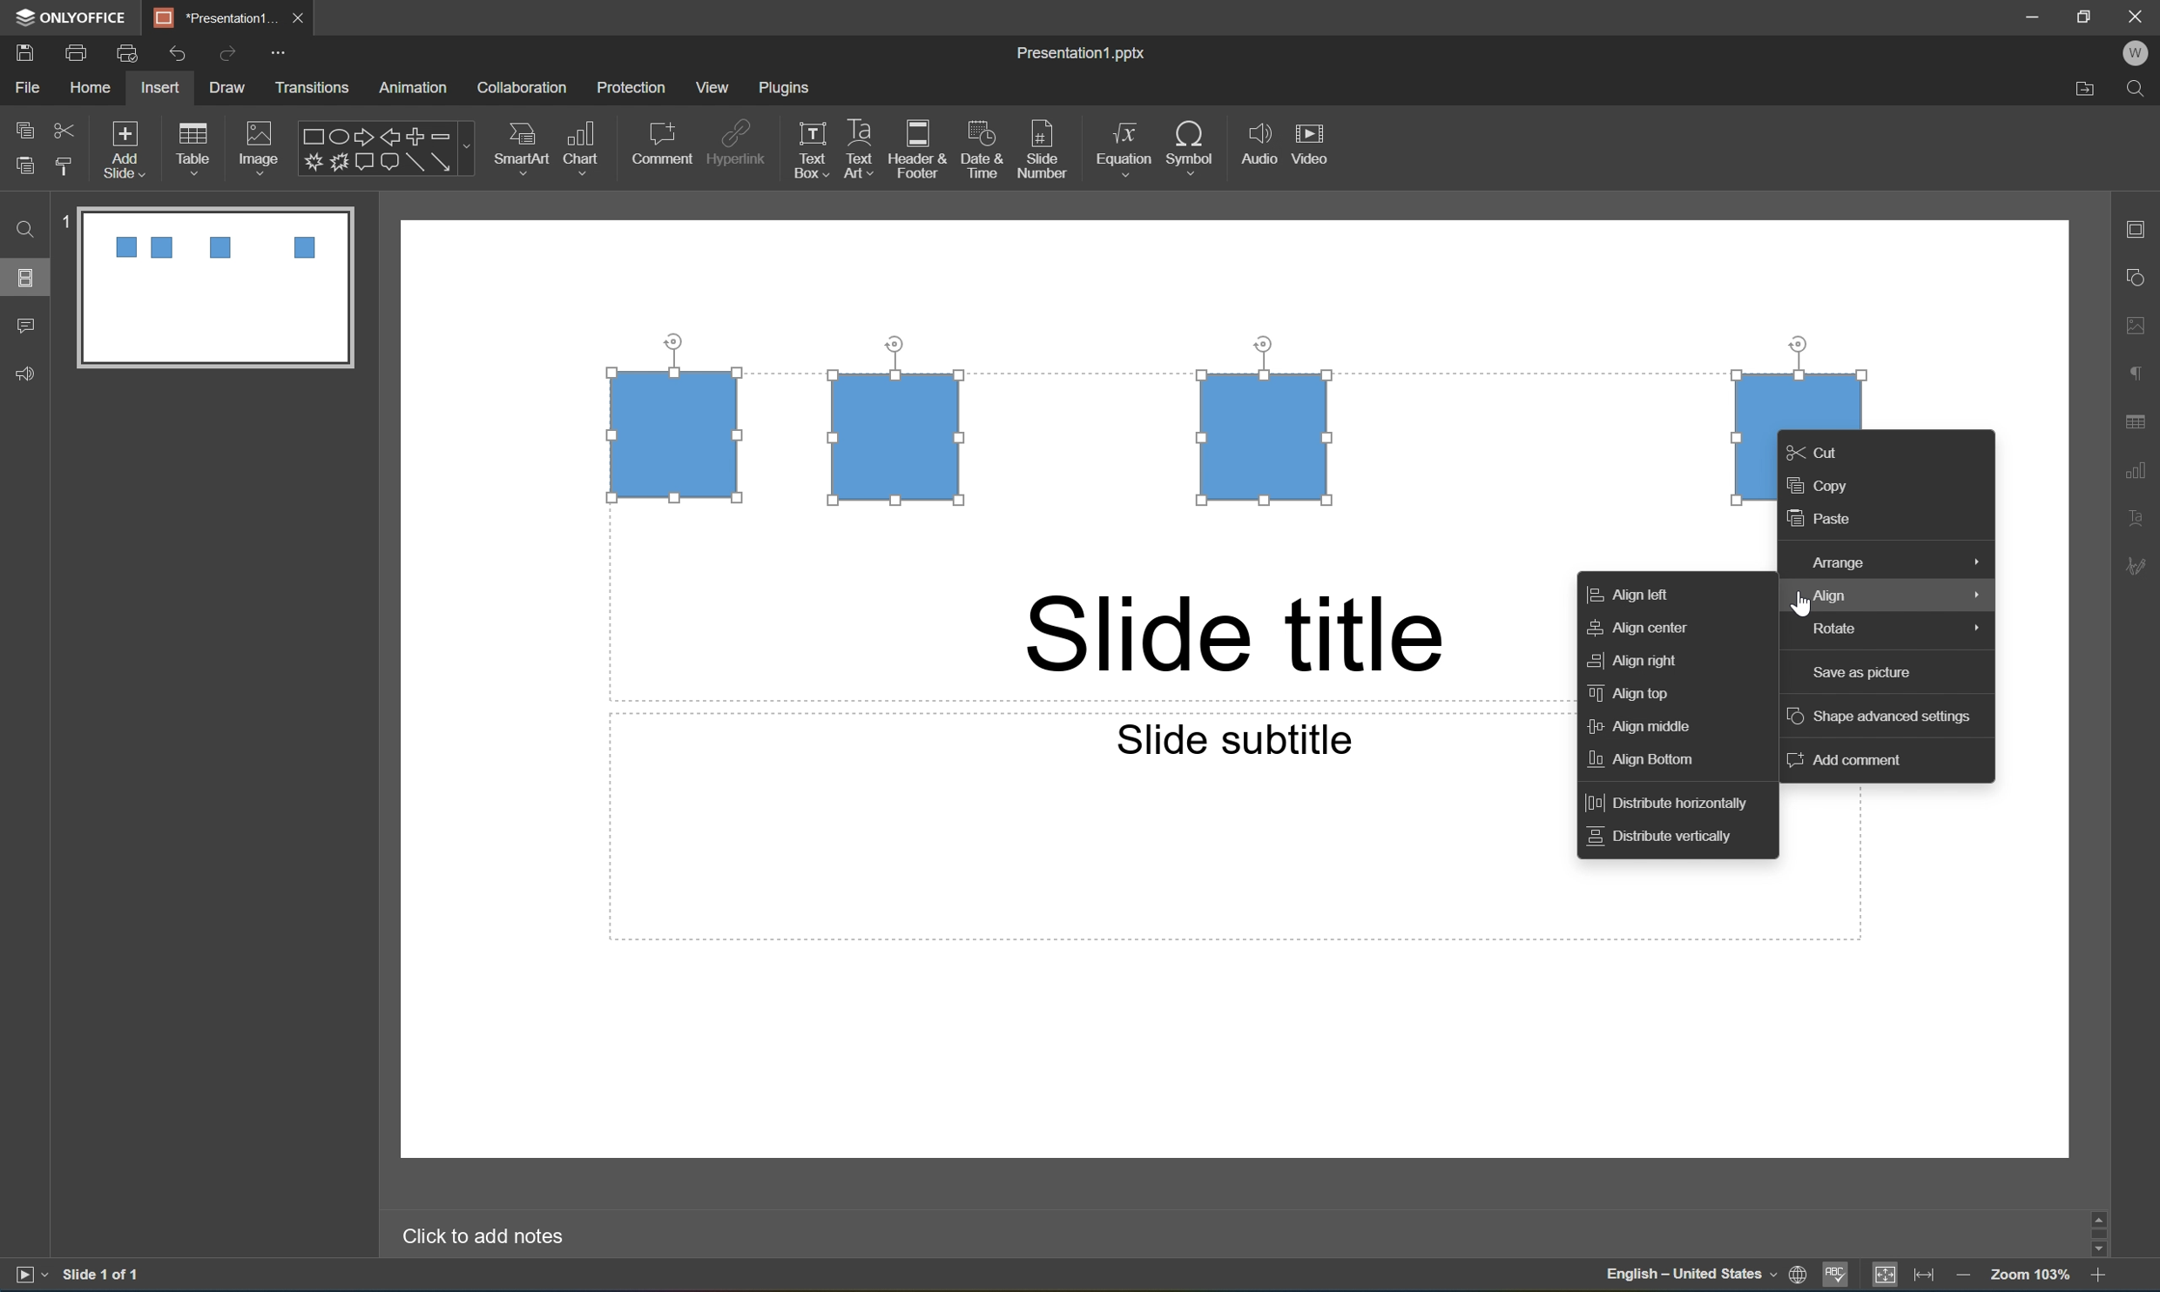 This screenshot has width=2160, height=1292. Describe the element at coordinates (1649, 727) in the screenshot. I see `align middle` at that location.